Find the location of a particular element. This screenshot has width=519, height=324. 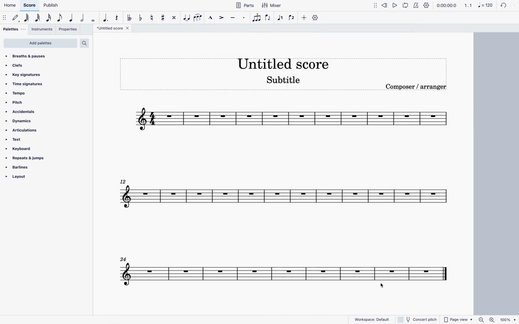

quarter note is located at coordinates (71, 19).